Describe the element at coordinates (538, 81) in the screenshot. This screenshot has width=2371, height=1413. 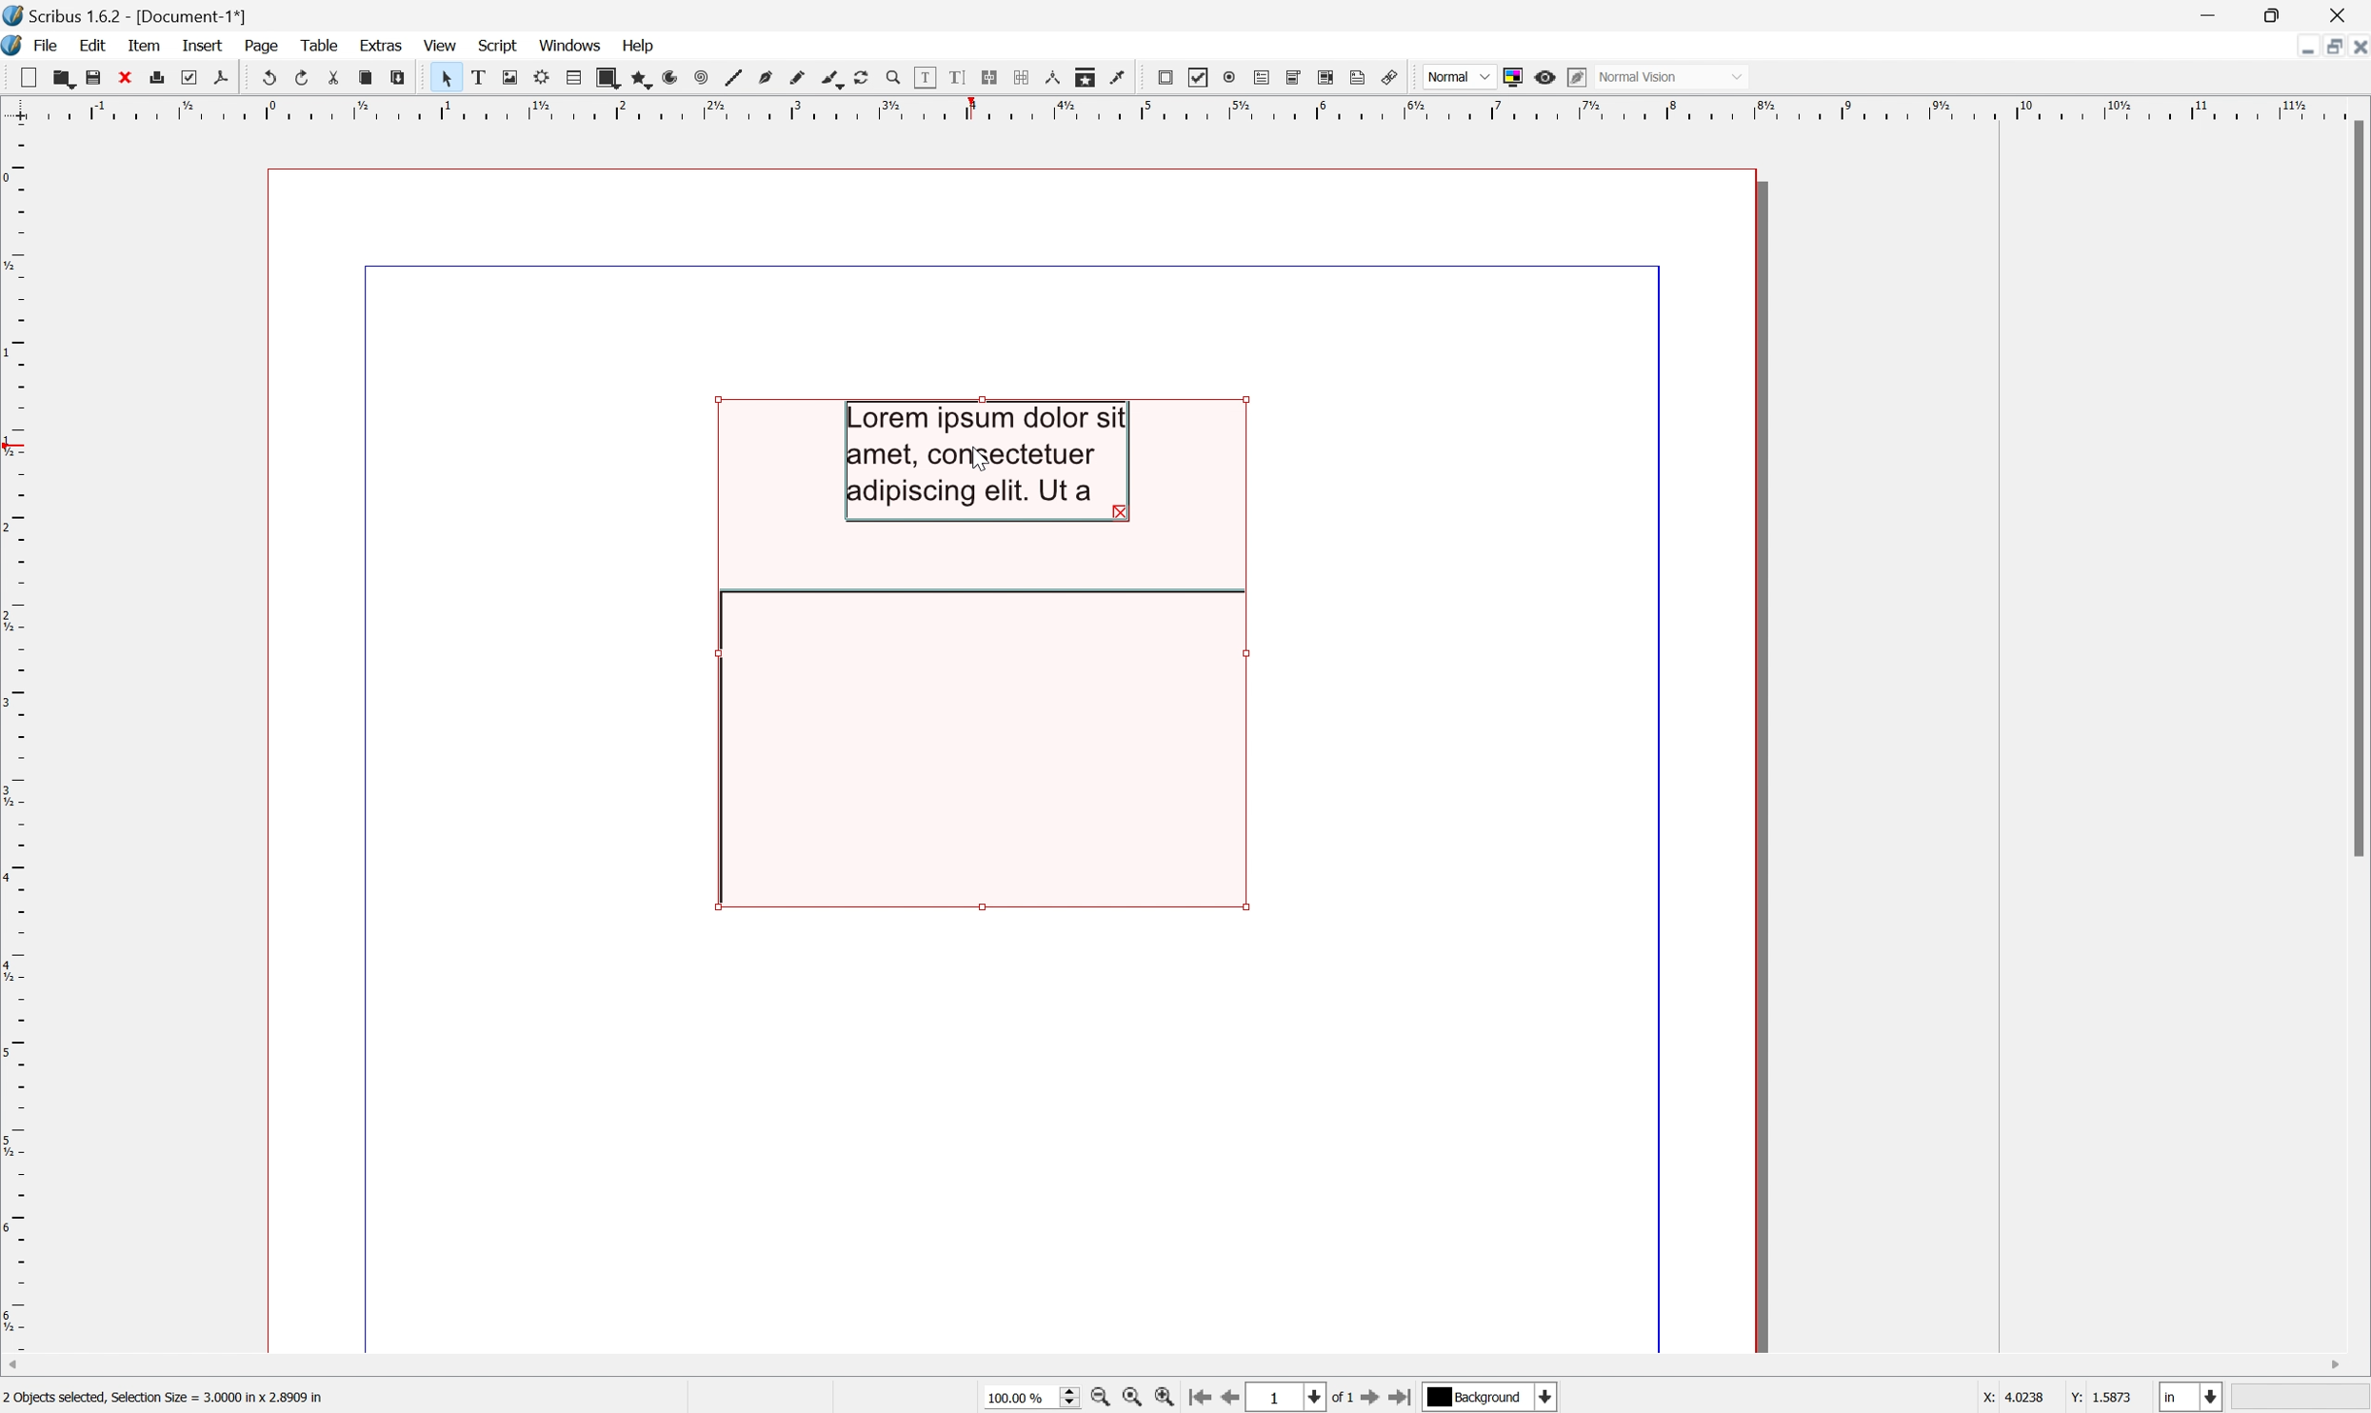
I see `Render frame` at that location.